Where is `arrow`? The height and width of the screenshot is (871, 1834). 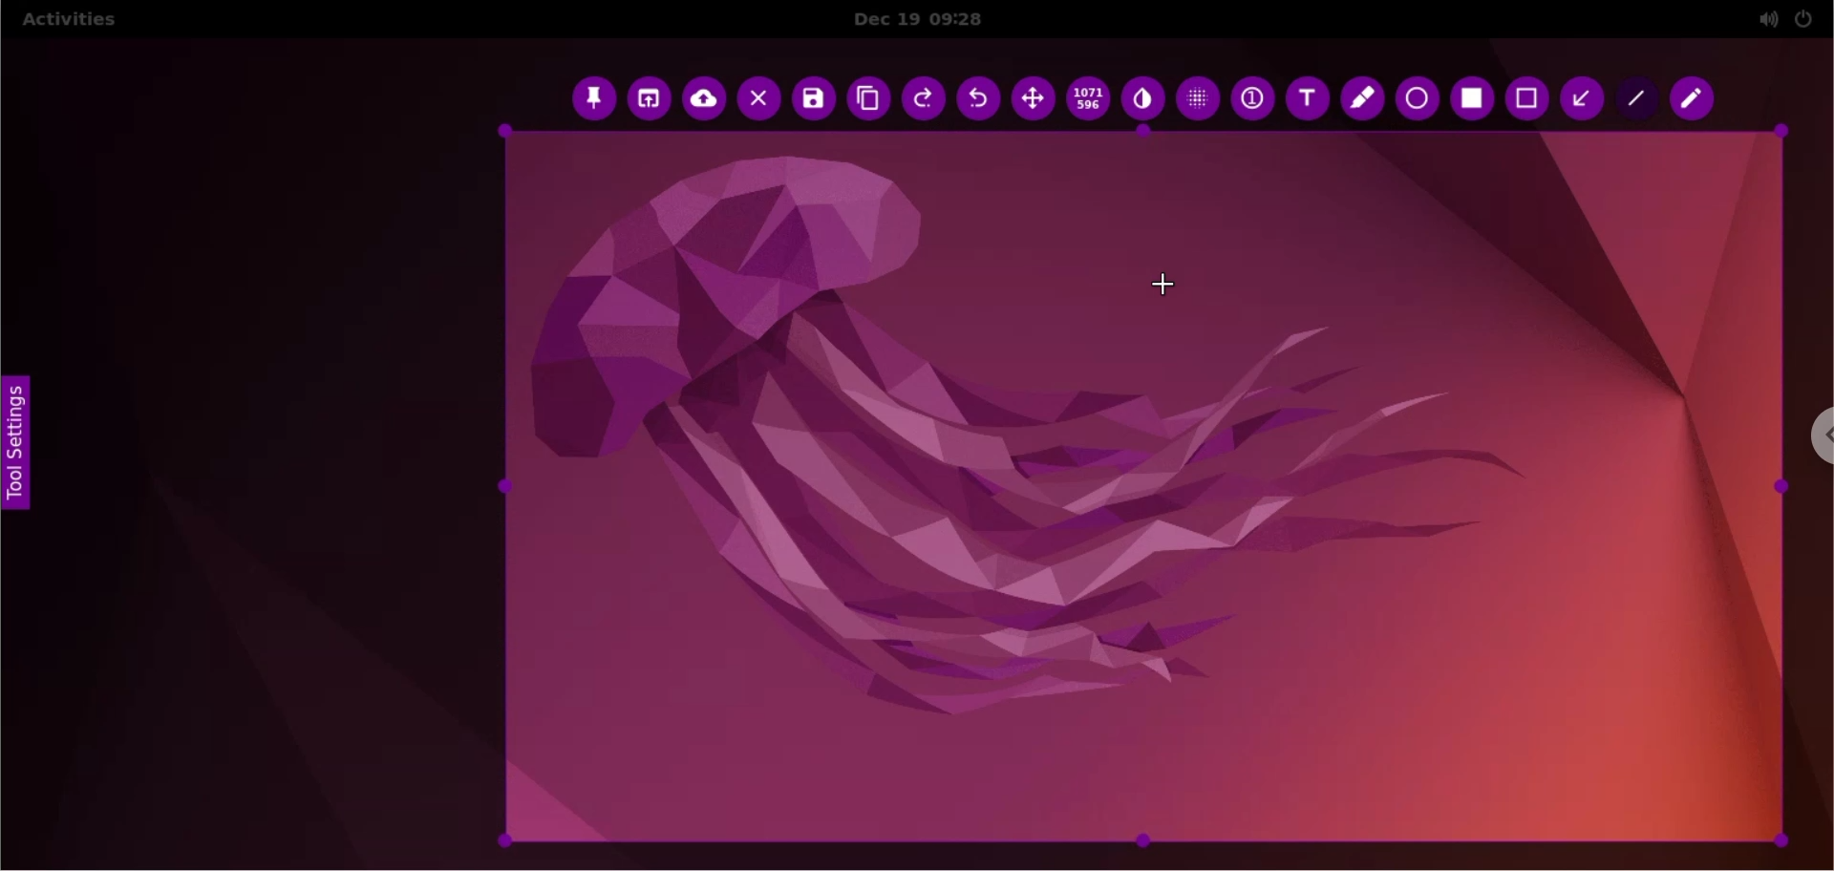 arrow is located at coordinates (1579, 96).